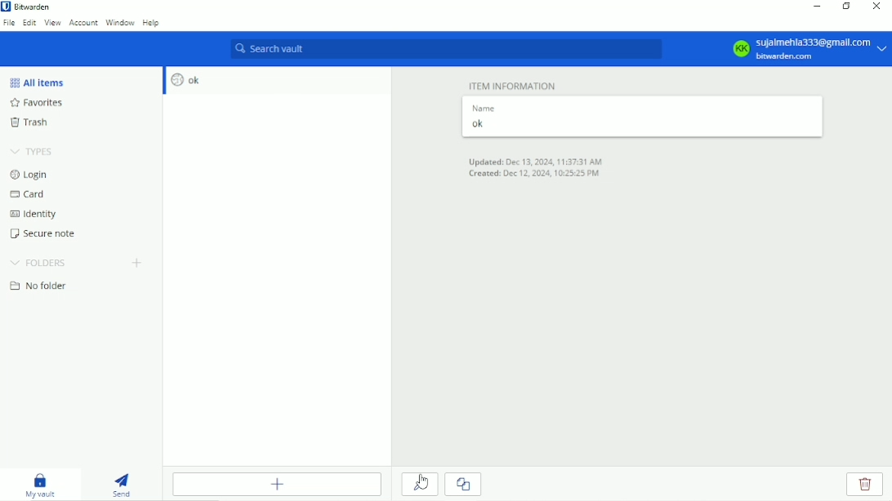 This screenshot has width=892, height=501. I want to click on Edit, so click(419, 483).